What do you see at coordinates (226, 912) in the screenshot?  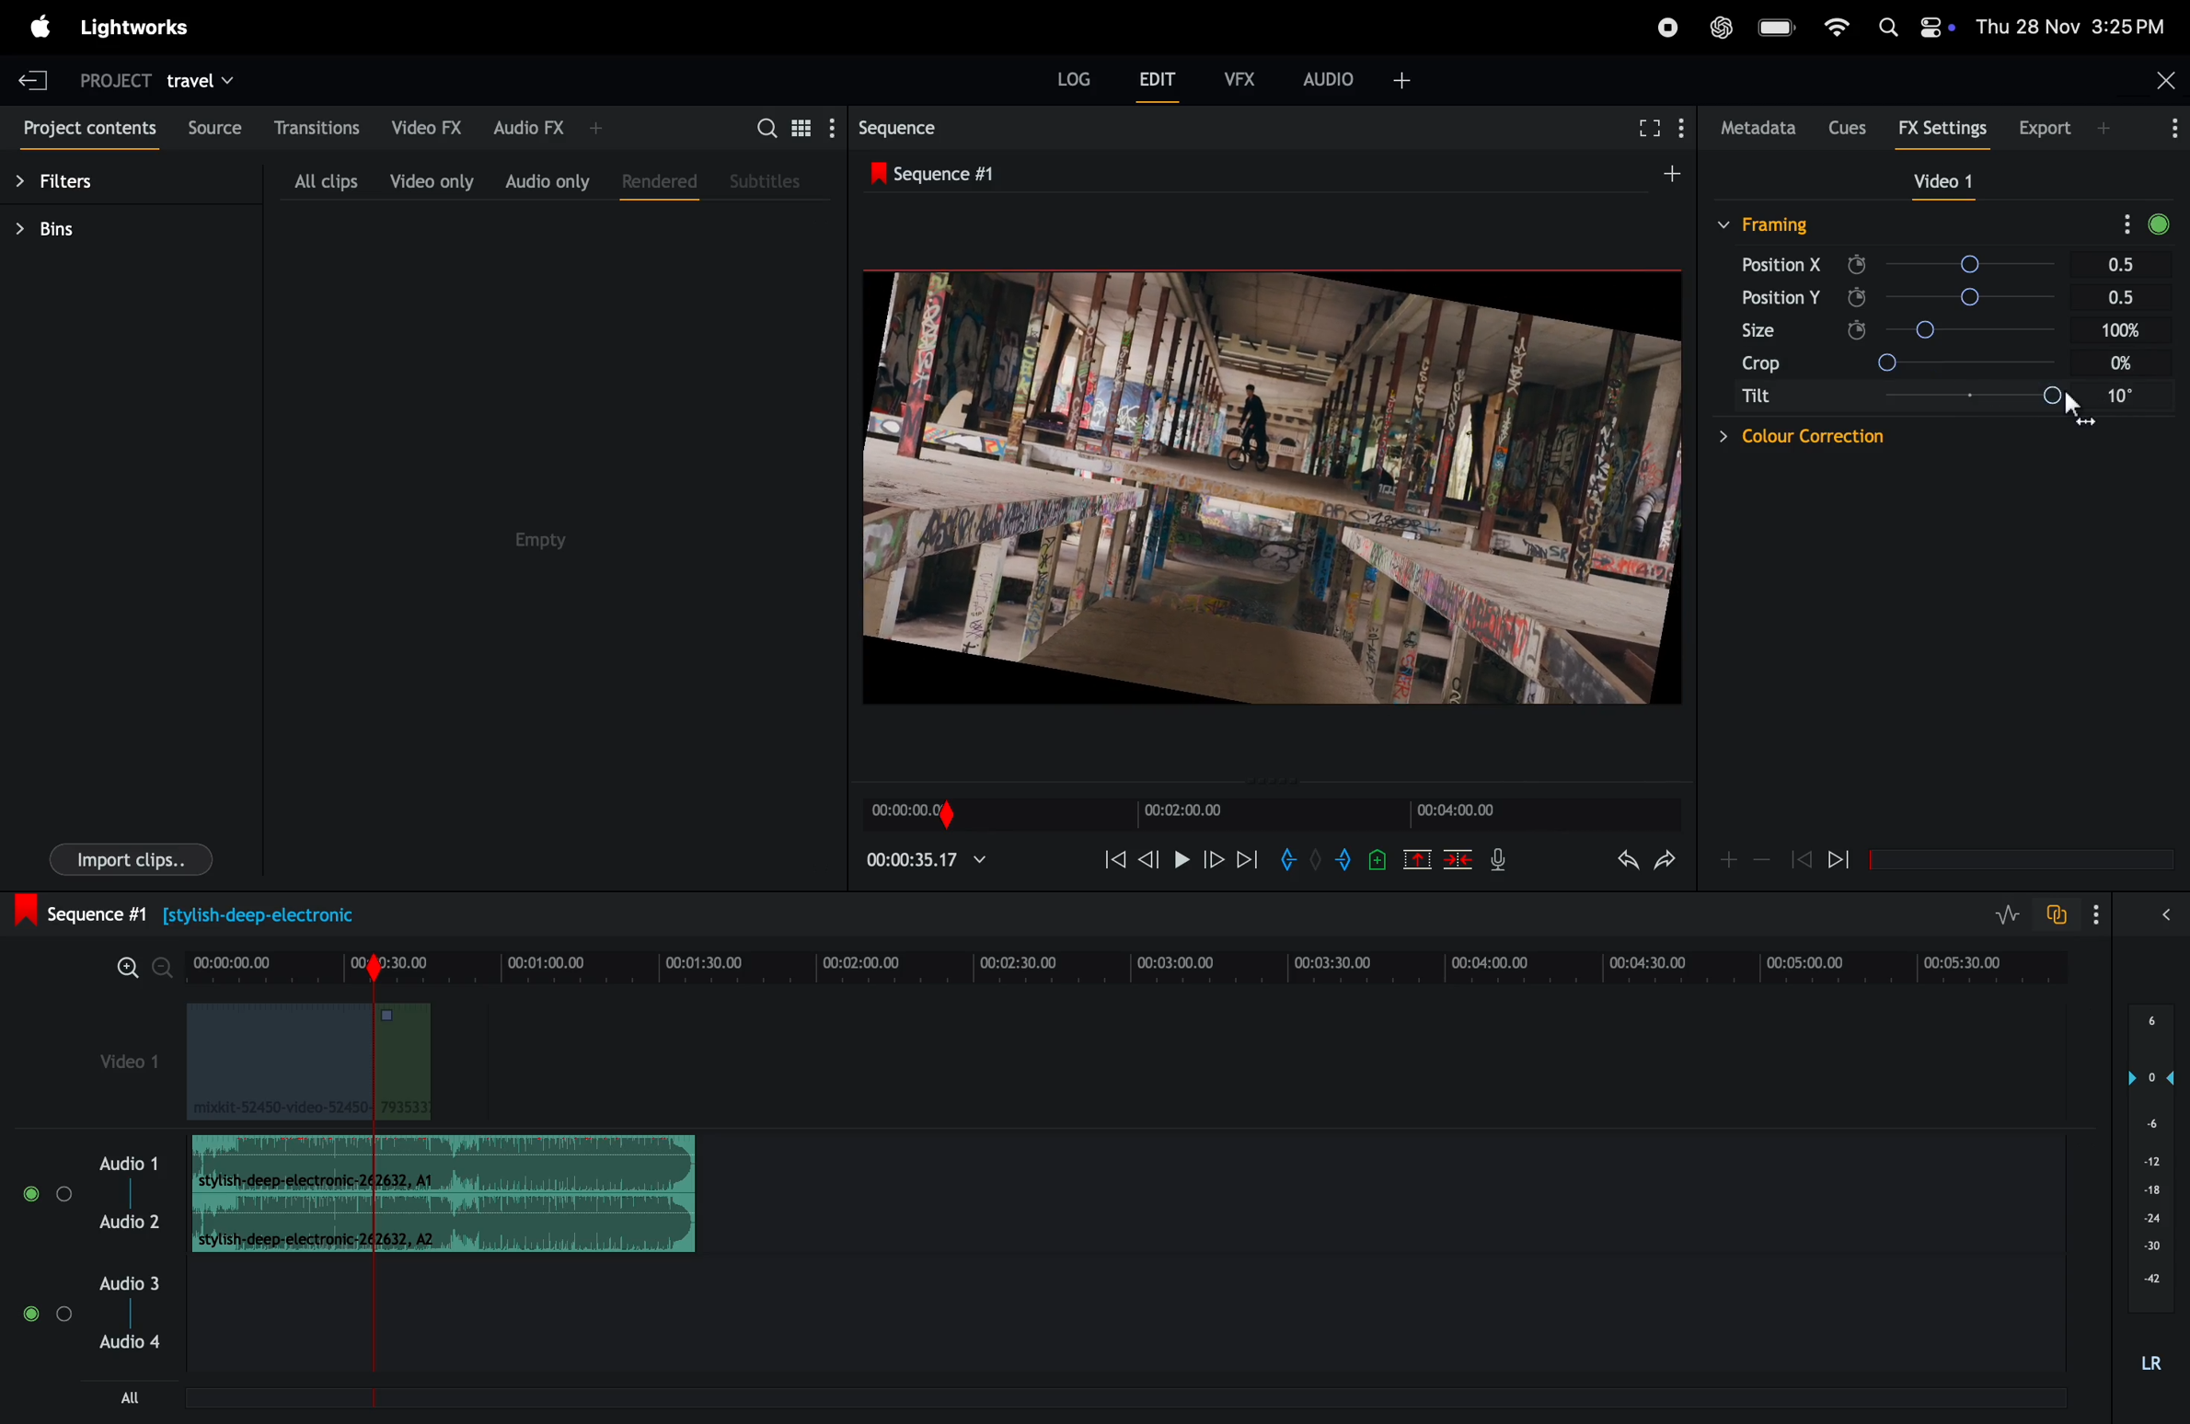 I see `sequence 1` at bounding box center [226, 912].